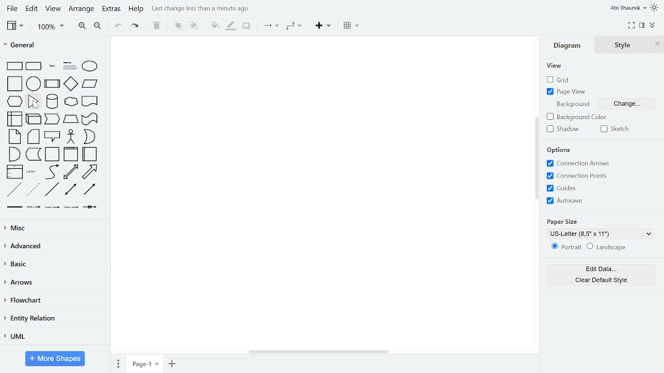 The image size is (664, 373). What do you see at coordinates (70, 190) in the screenshot?
I see `bidirectional arrow` at bounding box center [70, 190].